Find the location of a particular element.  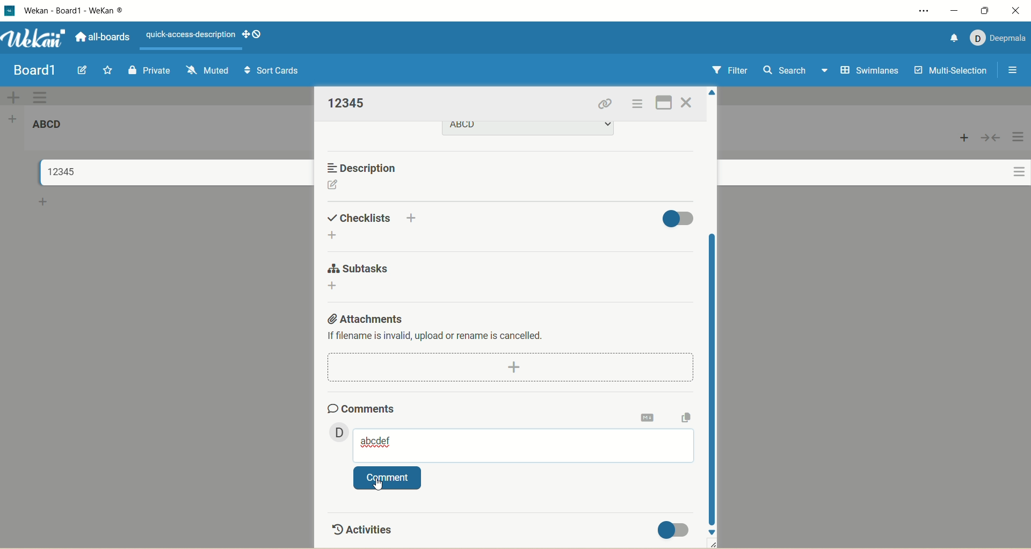

checklist is located at coordinates (360, 216).